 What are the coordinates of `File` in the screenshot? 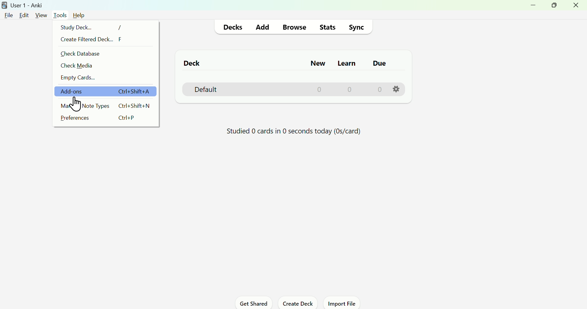 It's located at (8, 16).